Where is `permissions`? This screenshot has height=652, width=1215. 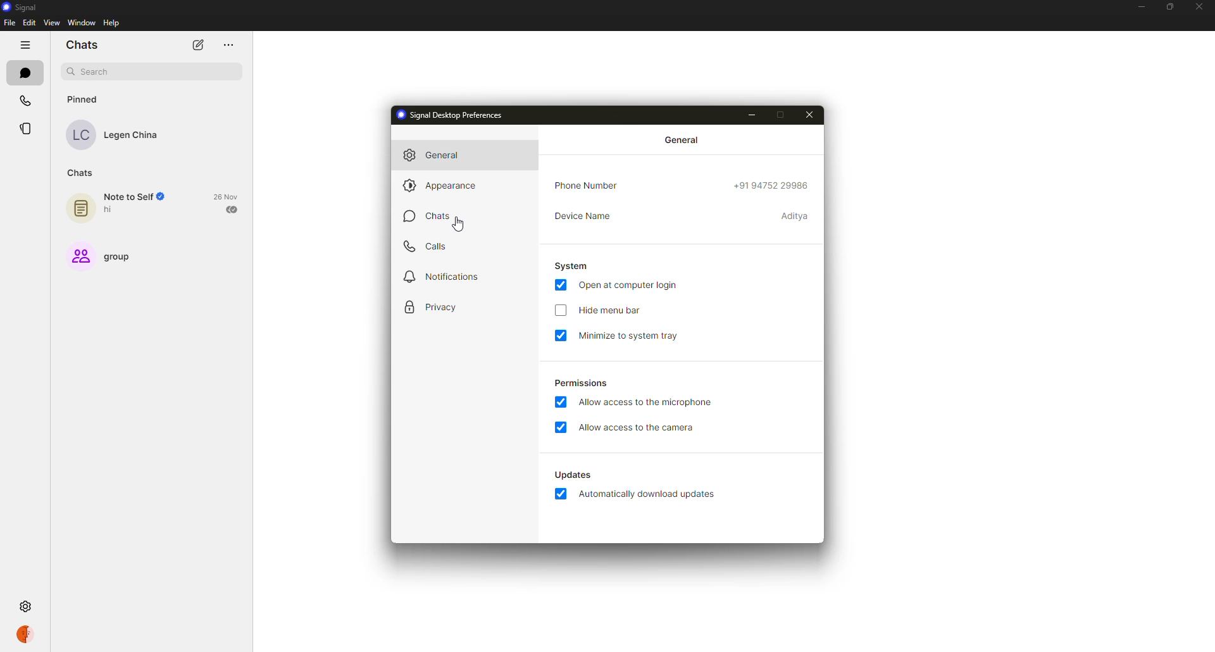
permissions is located at coordinates (582, 383).